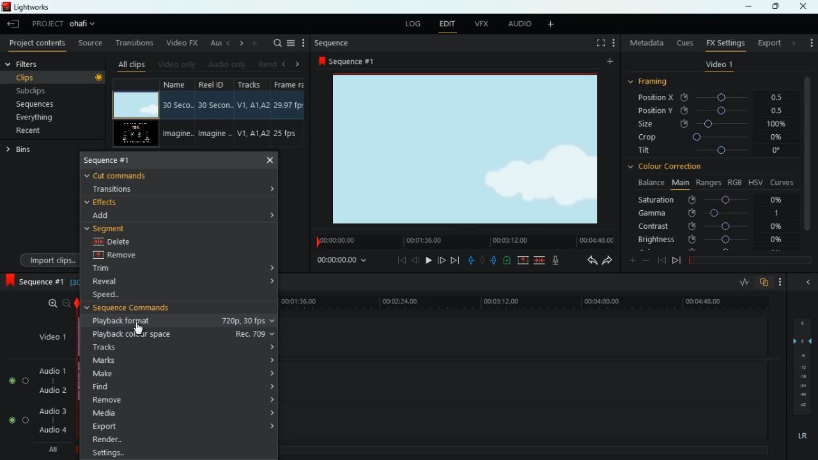  What do you see at coordinates (644, 42) in the screenshot?
I see `metadata` at bounding box center [644, 42].